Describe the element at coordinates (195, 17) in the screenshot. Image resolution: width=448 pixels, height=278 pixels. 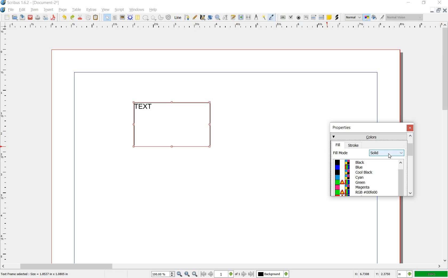
I see `freehand line` at that location.